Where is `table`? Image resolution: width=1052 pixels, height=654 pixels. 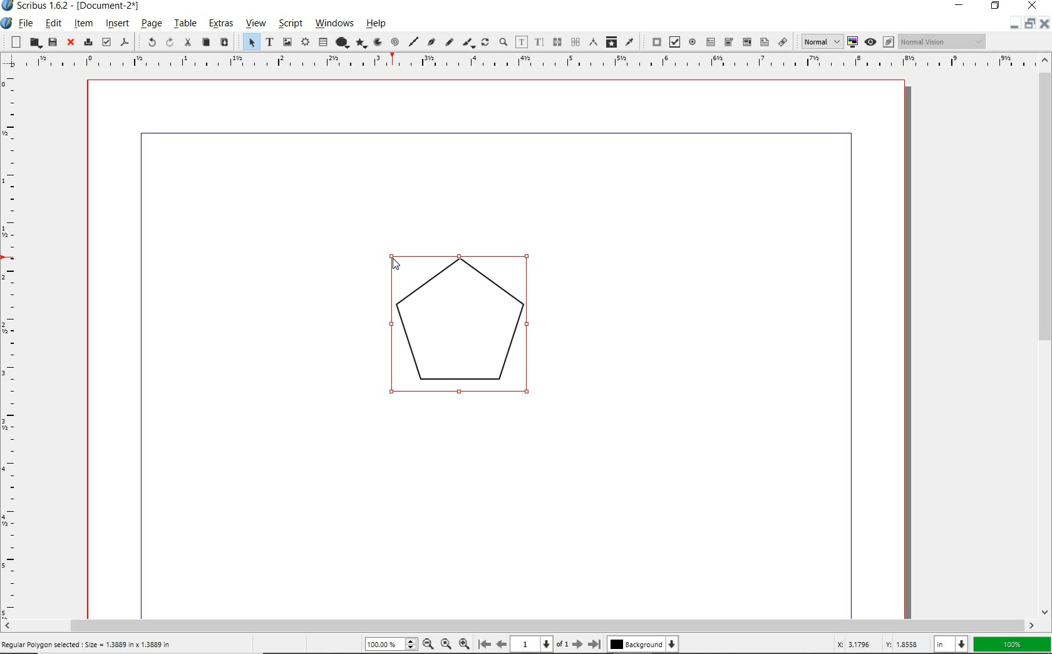 table is located at coordinates (185, 24).